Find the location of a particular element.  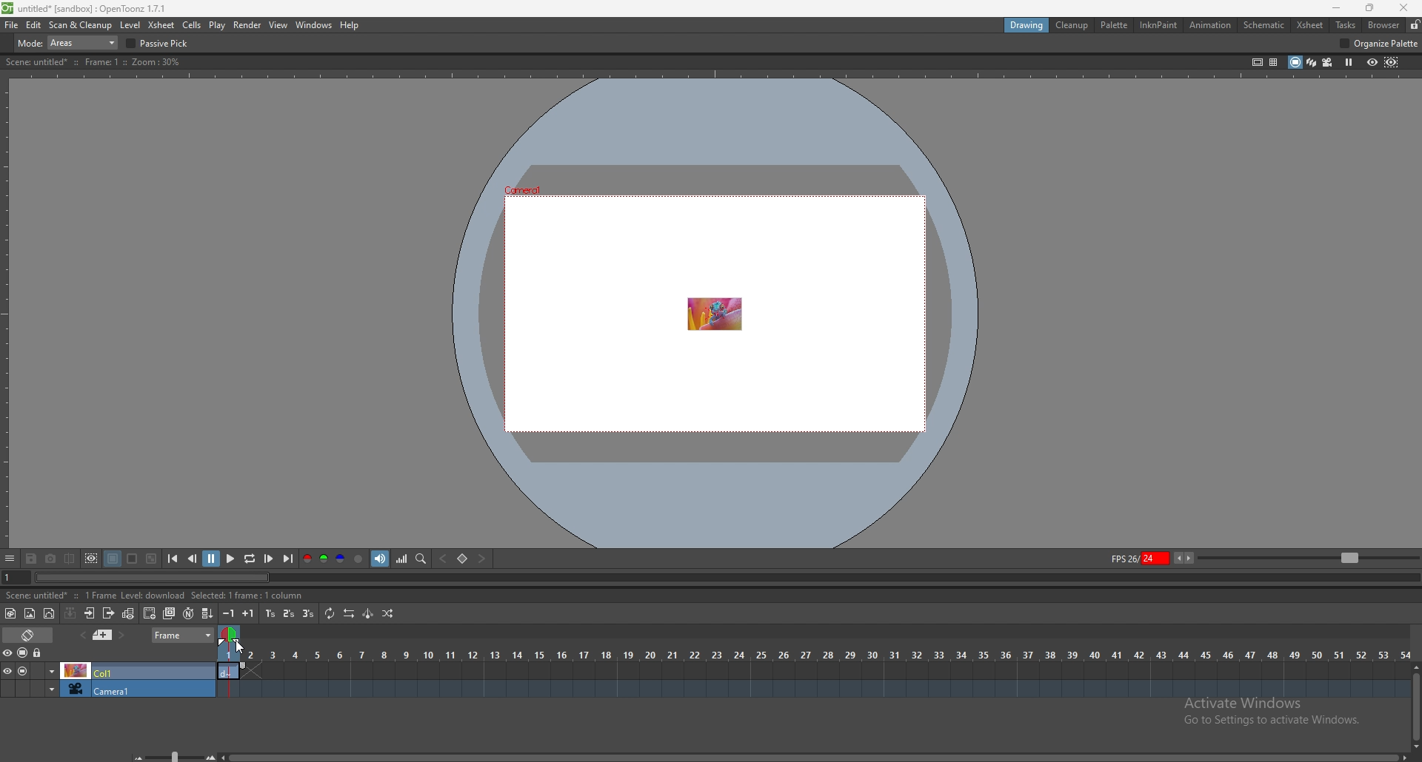

lock is located at coordinates (1415, 24).